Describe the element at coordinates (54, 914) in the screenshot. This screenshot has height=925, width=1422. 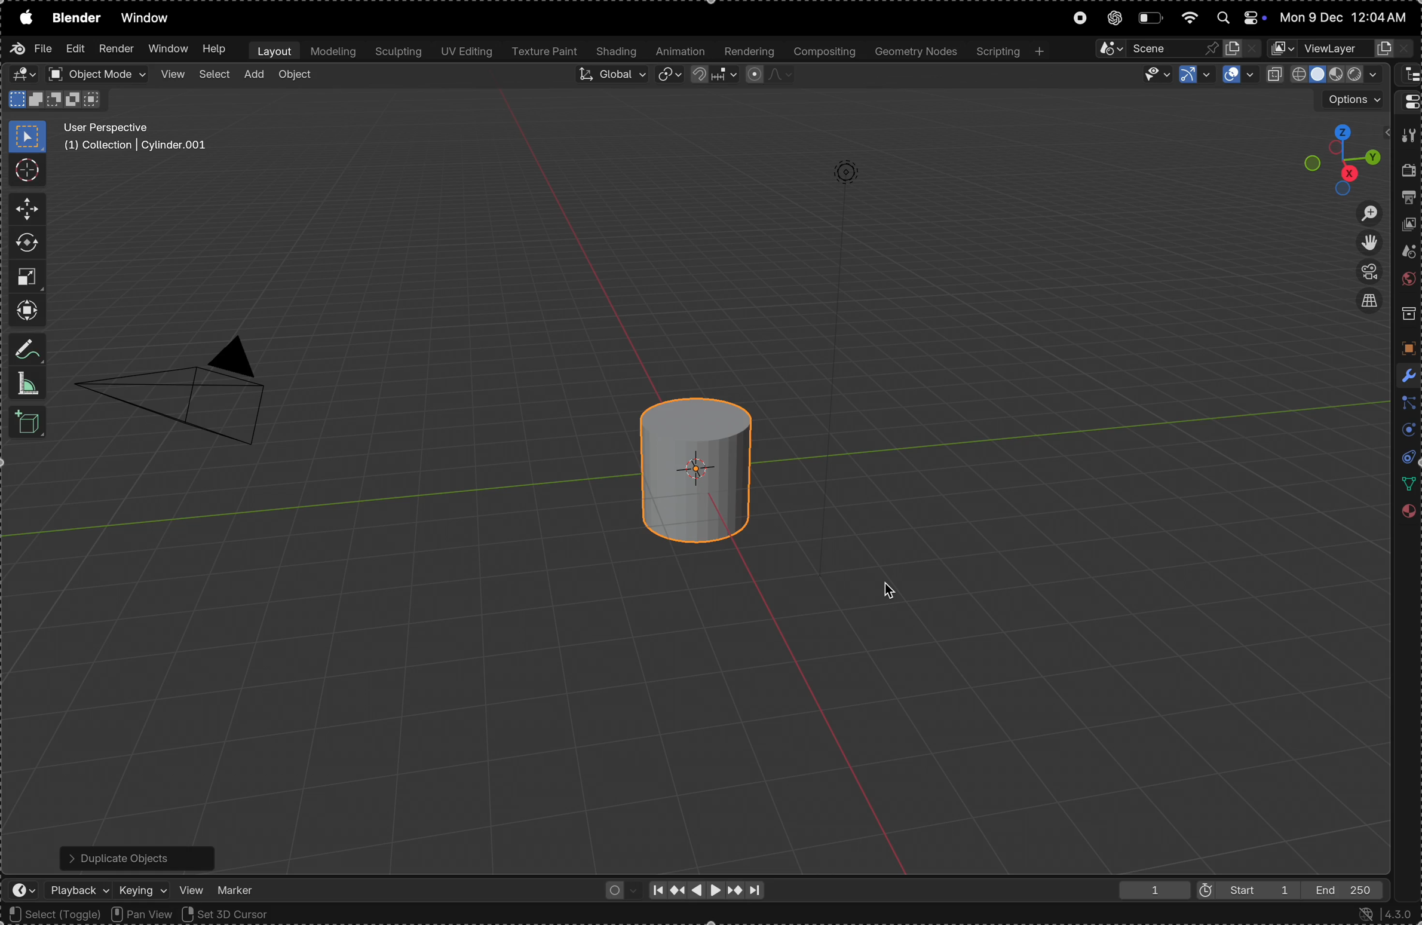
I see `select toggle` at that location.